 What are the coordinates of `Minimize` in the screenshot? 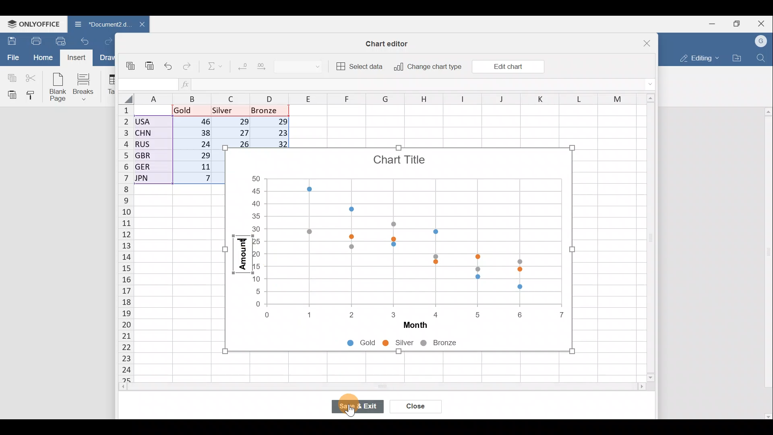 It's located at (711, 25).